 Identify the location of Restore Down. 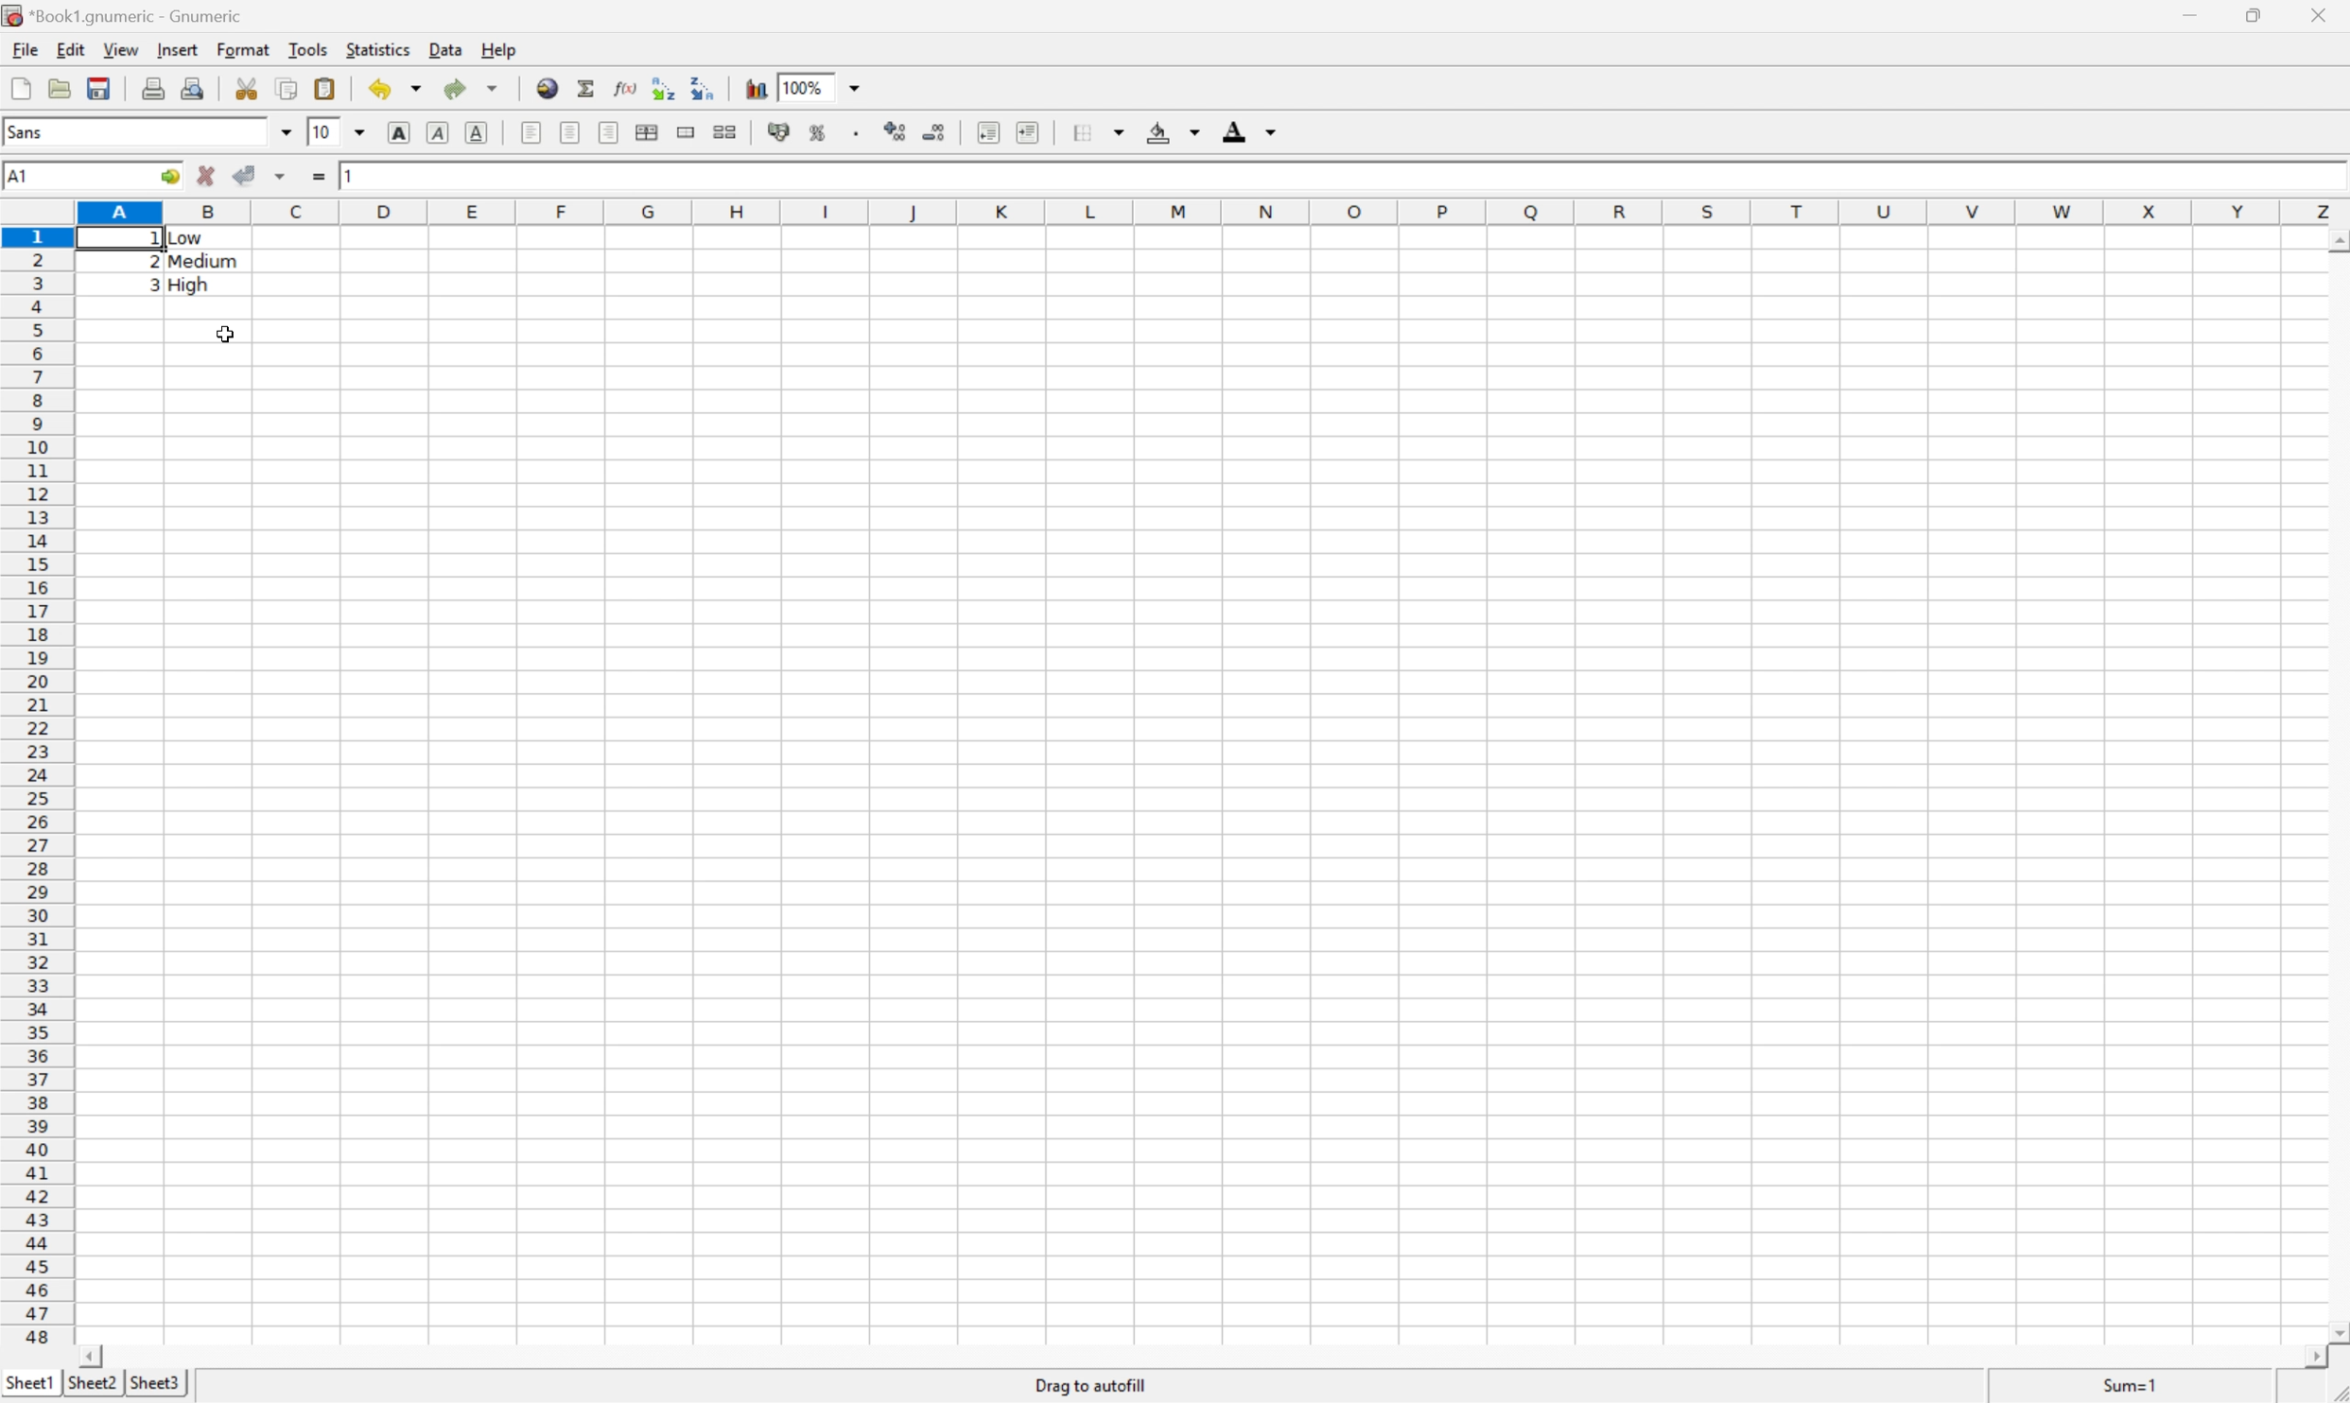
(2254, 15).